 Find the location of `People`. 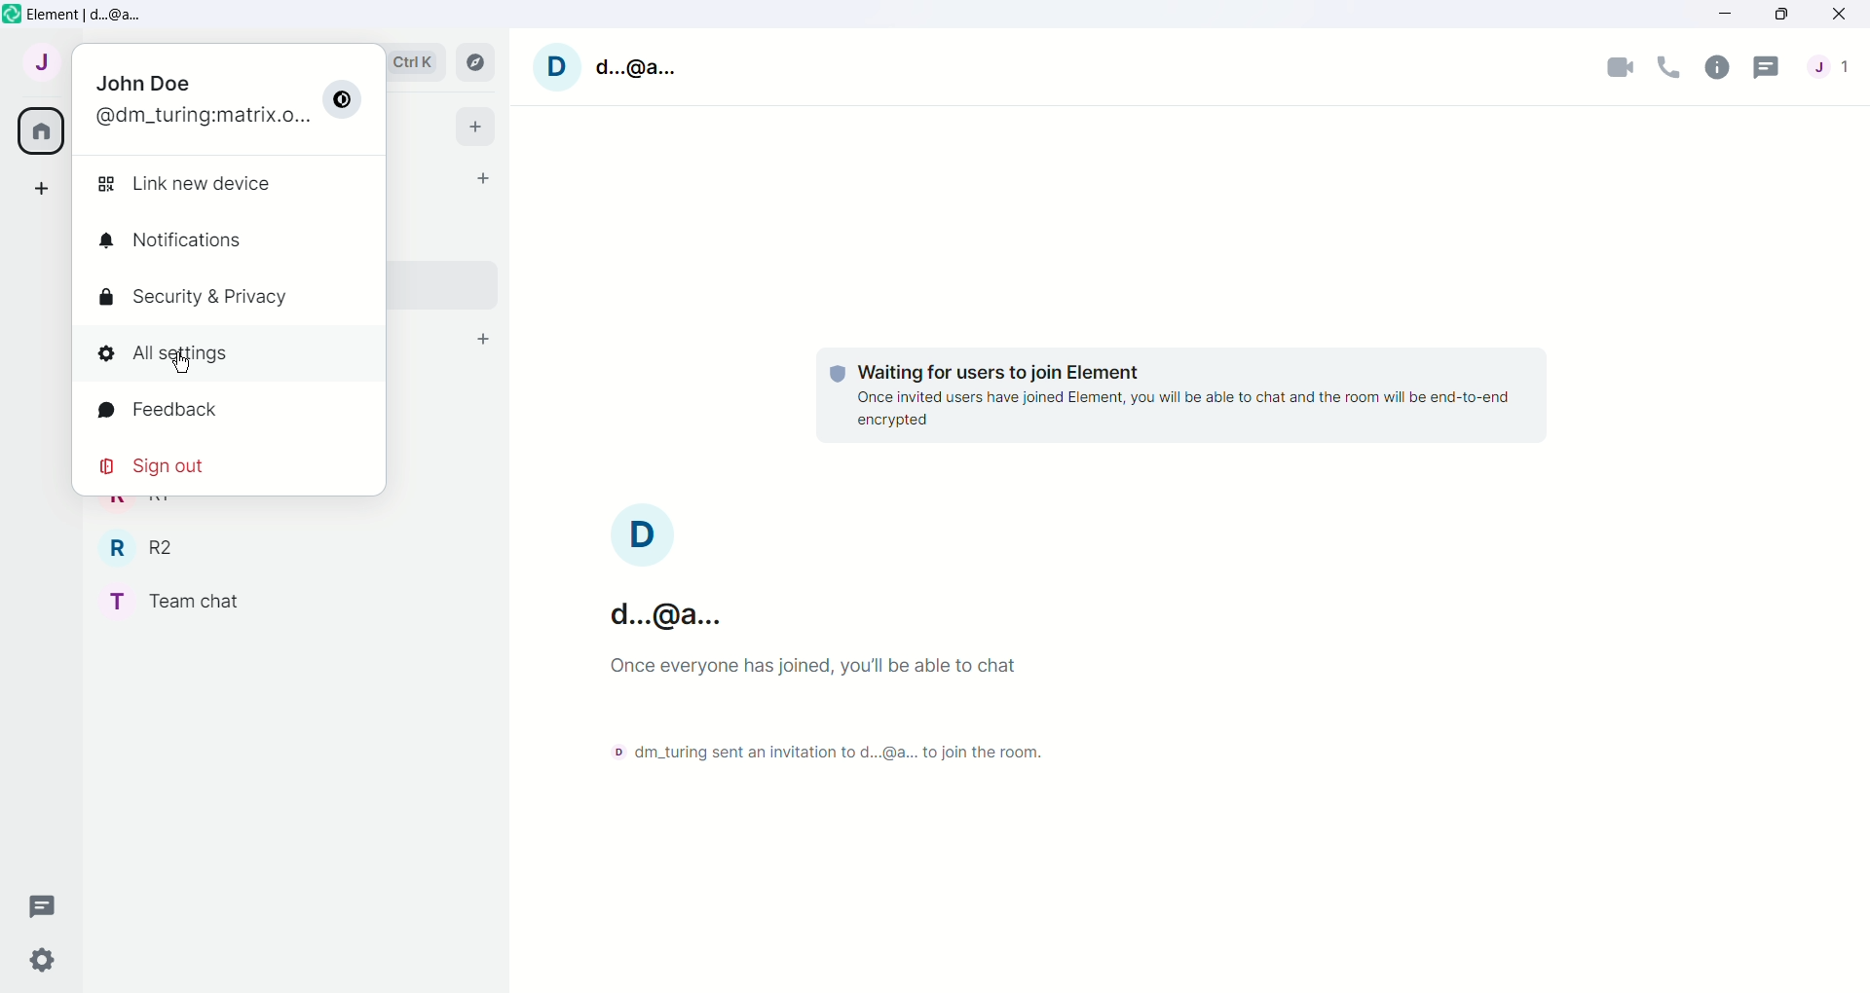

People is located at coordinates (1836, 69).